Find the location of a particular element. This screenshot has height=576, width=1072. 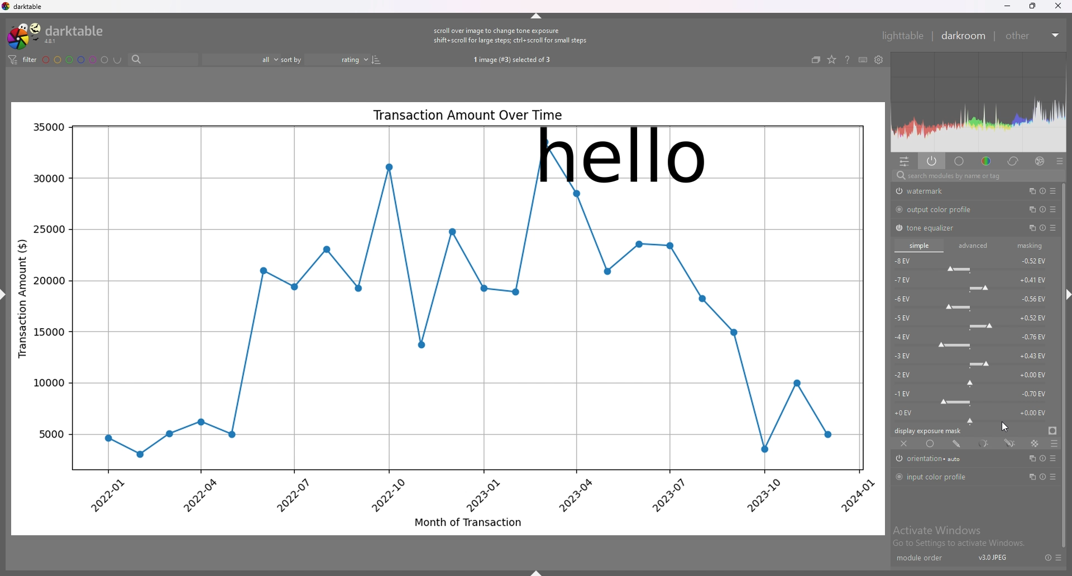

reverse sort order is located at coordinates (377, 60).